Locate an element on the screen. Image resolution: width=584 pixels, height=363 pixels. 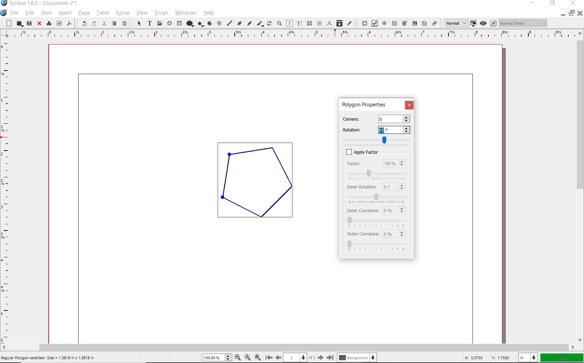
shape is located at coordinates (190, 23).